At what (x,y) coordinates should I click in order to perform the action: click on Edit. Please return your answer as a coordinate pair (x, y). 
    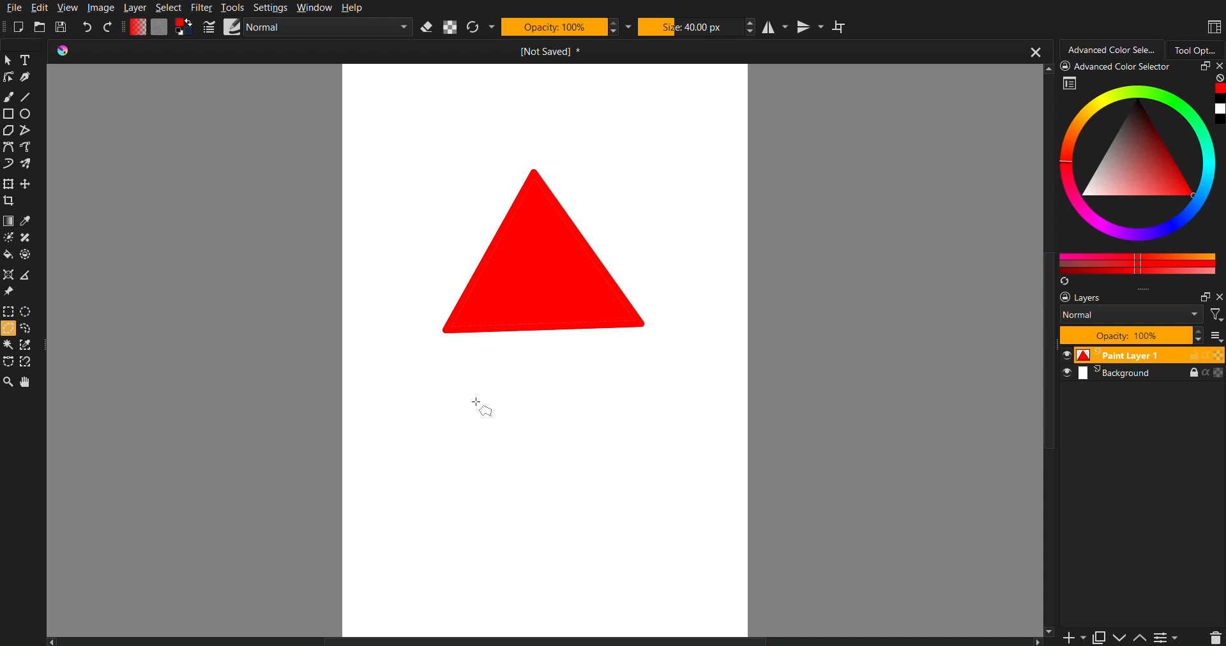
    Looking at the image, I should click on (40, 8).